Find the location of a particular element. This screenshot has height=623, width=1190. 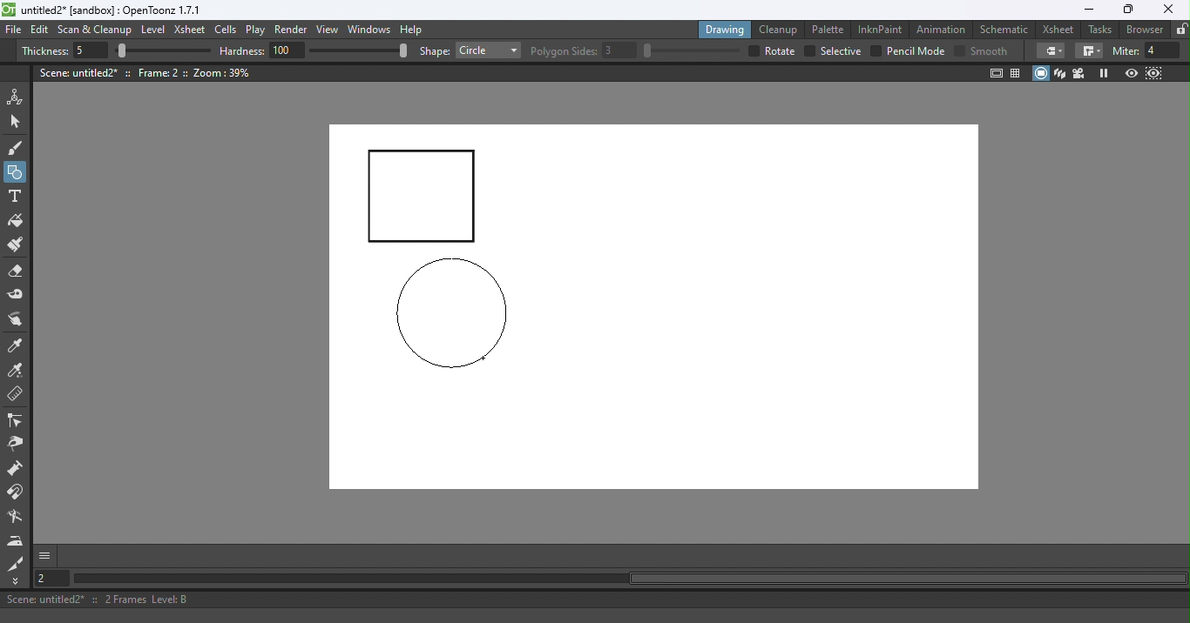

Minimize is located at coordinates (1088, 10).